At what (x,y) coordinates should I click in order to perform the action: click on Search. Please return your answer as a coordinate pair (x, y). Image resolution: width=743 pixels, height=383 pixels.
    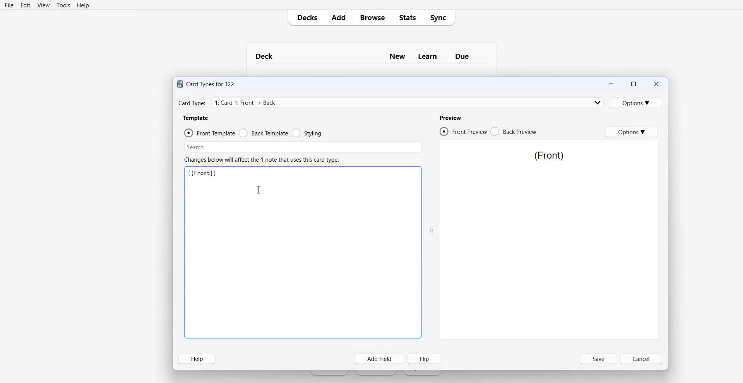
    Looking at the image, I should click on (303, 148).